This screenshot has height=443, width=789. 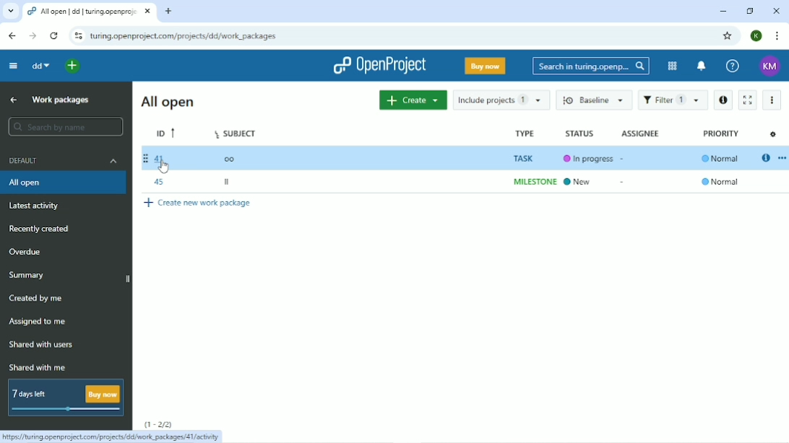 I want to click on Status, so click(x=590, y=157).